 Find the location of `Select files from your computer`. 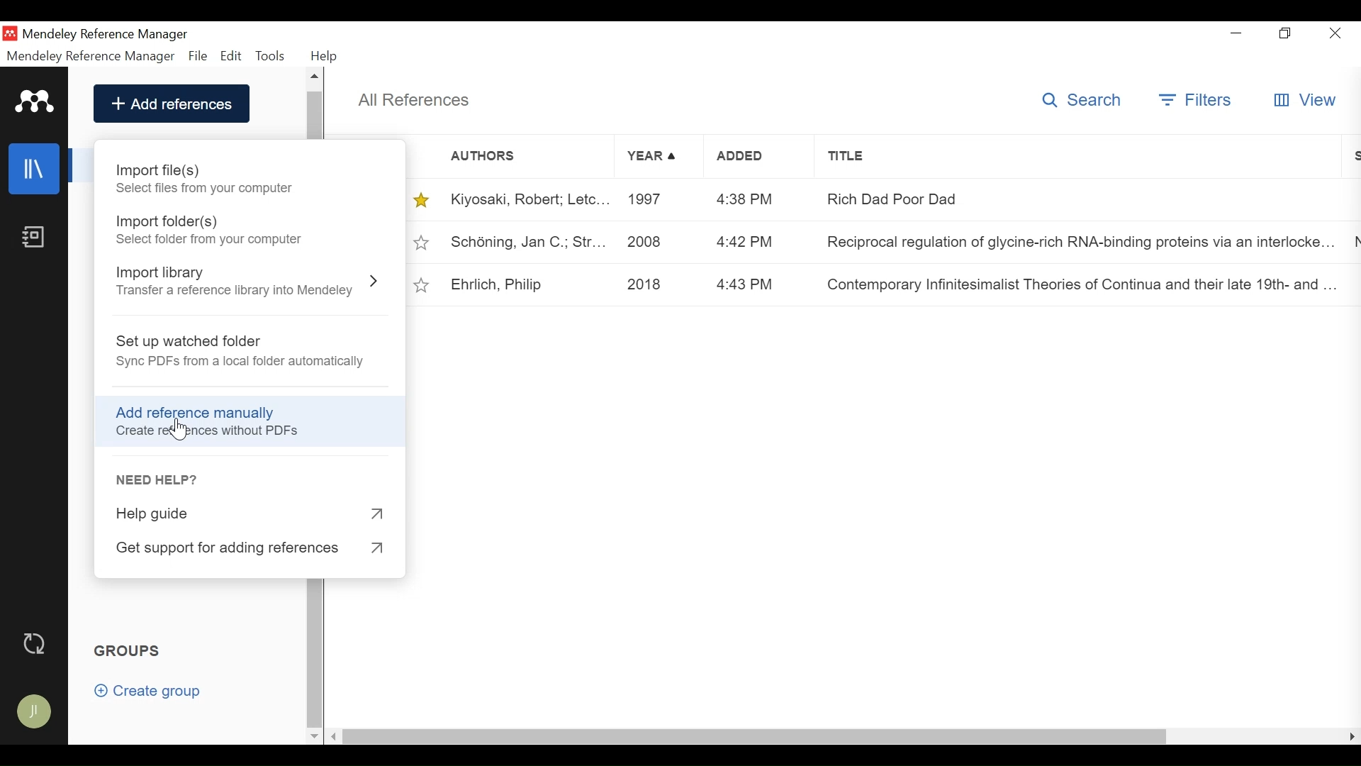

Select files from your computer is located at coordinates (206, 189).